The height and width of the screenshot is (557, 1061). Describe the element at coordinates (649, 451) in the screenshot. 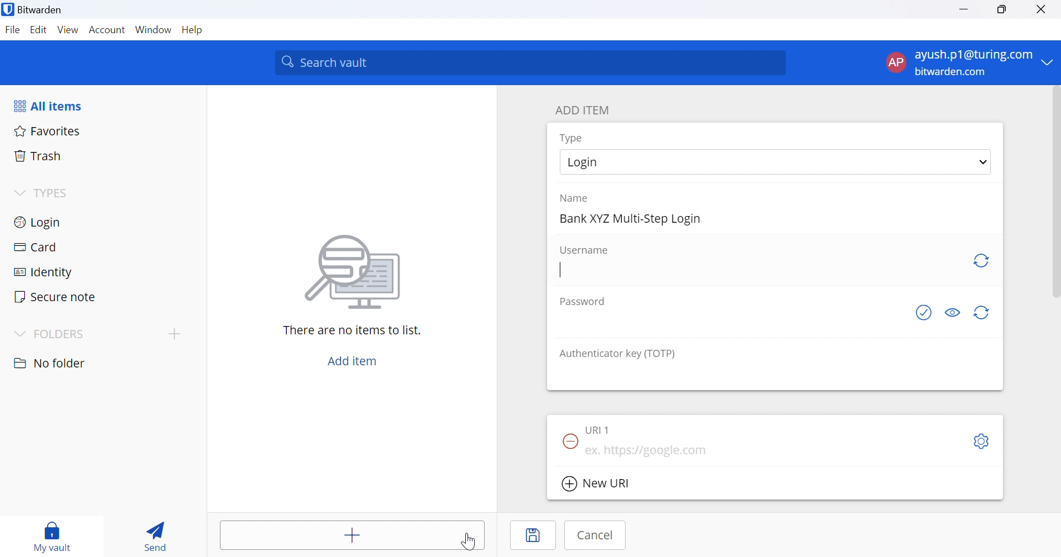

I see `ex. https://google.com` at that location.